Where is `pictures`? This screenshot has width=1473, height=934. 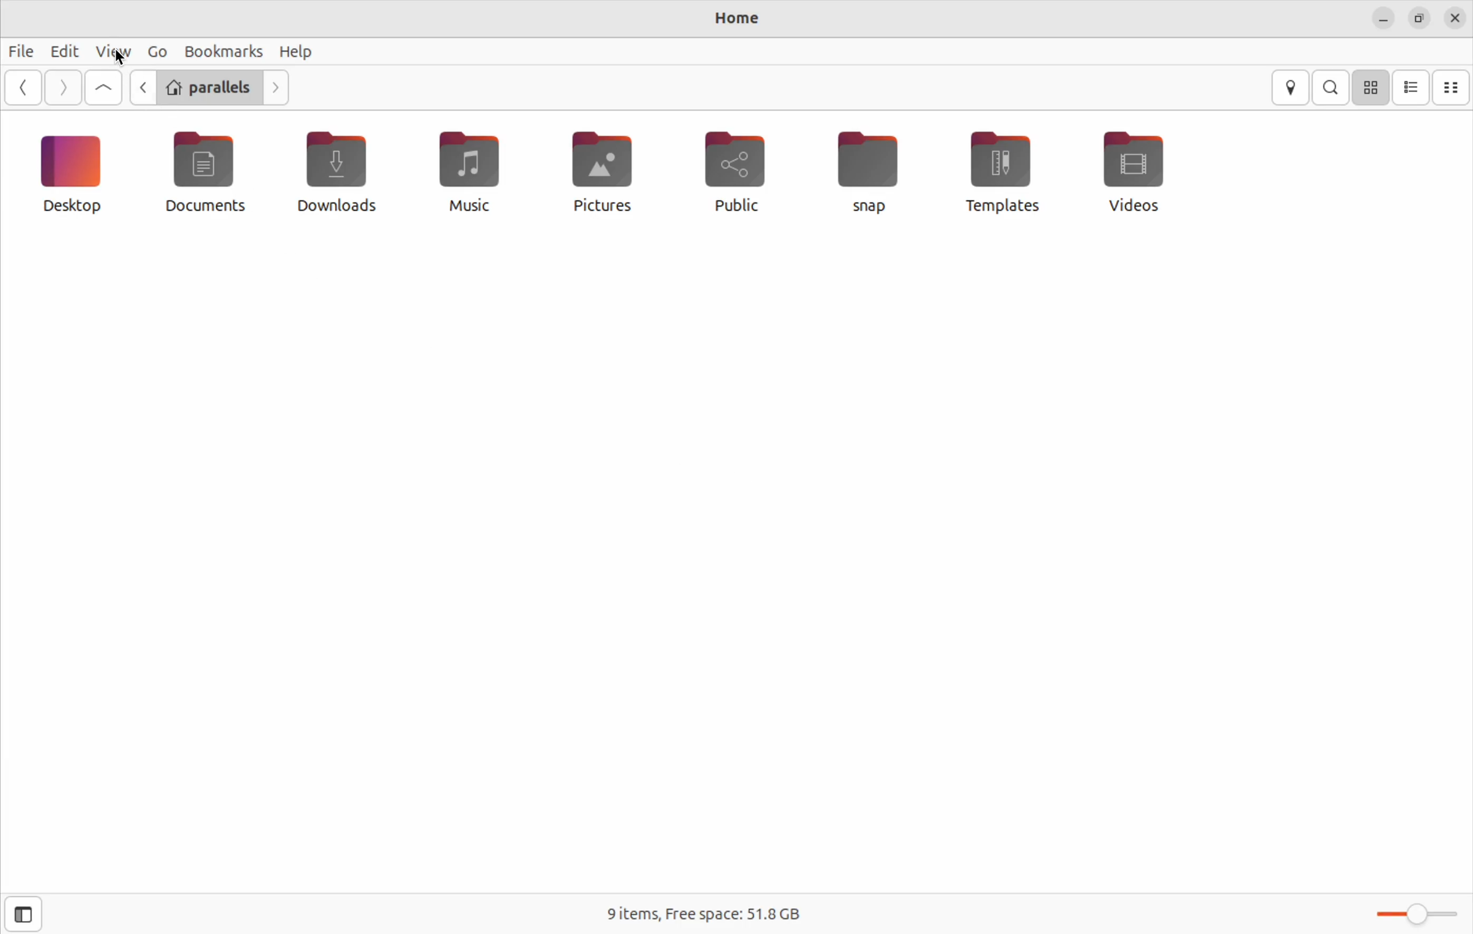
pictures is located at coordinates (599, 172).